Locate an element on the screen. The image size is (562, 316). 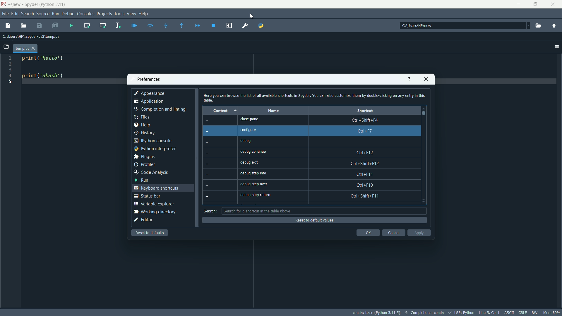
file menu is located at coordinates (6, 14).